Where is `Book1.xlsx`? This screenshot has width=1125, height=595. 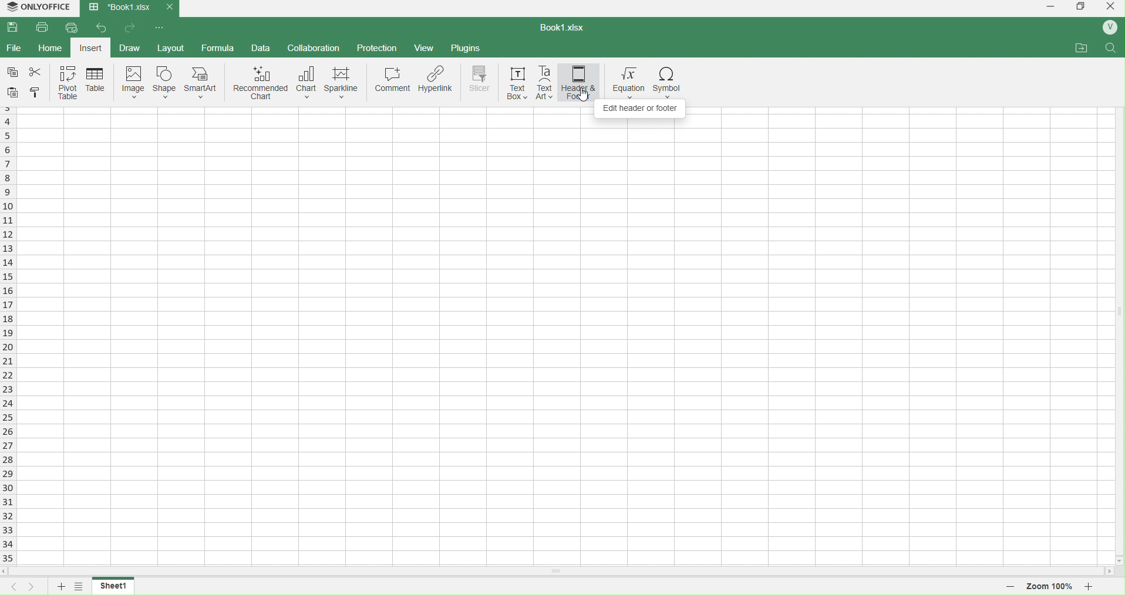
Book1.xlsx is located at coordinates (119, 8).